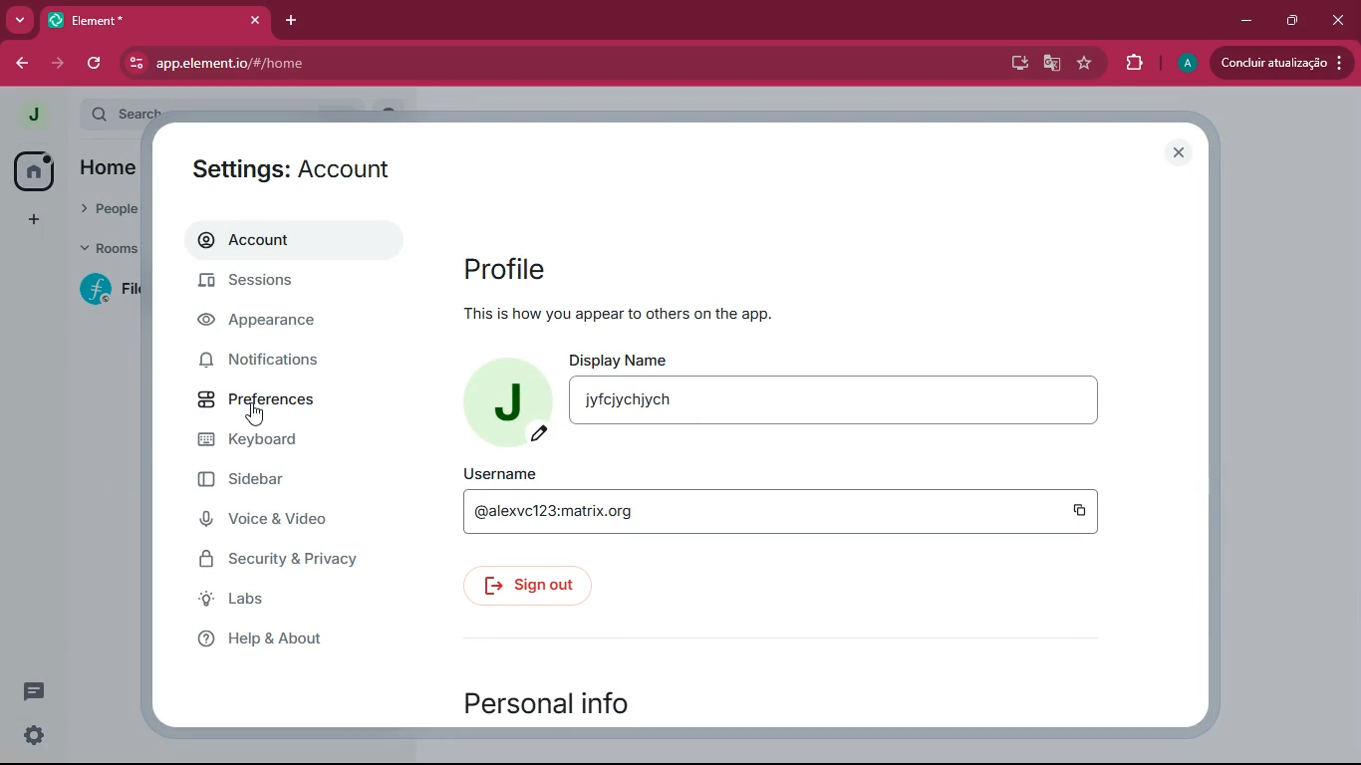  Describe the element at coordinates (255, 21) in the screenshot. I see `close tab` at that location.